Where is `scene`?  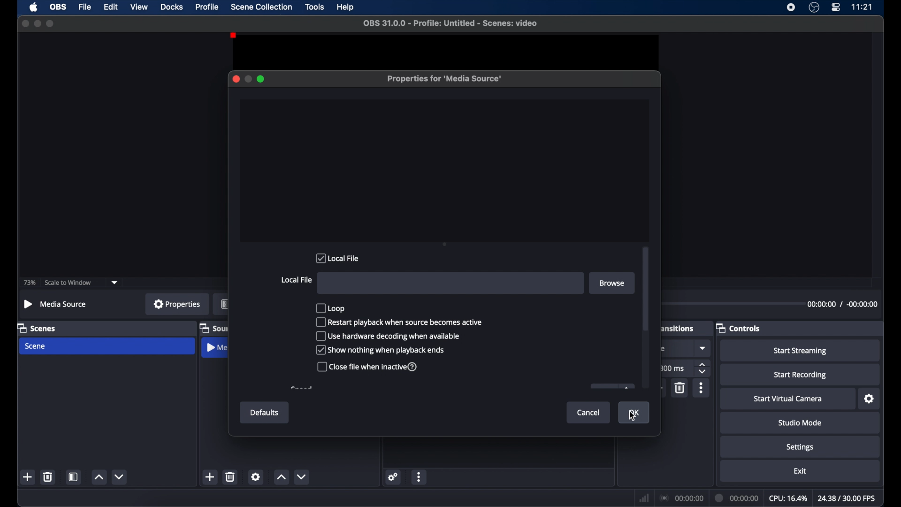 scene is located at coordinates (37, 346).